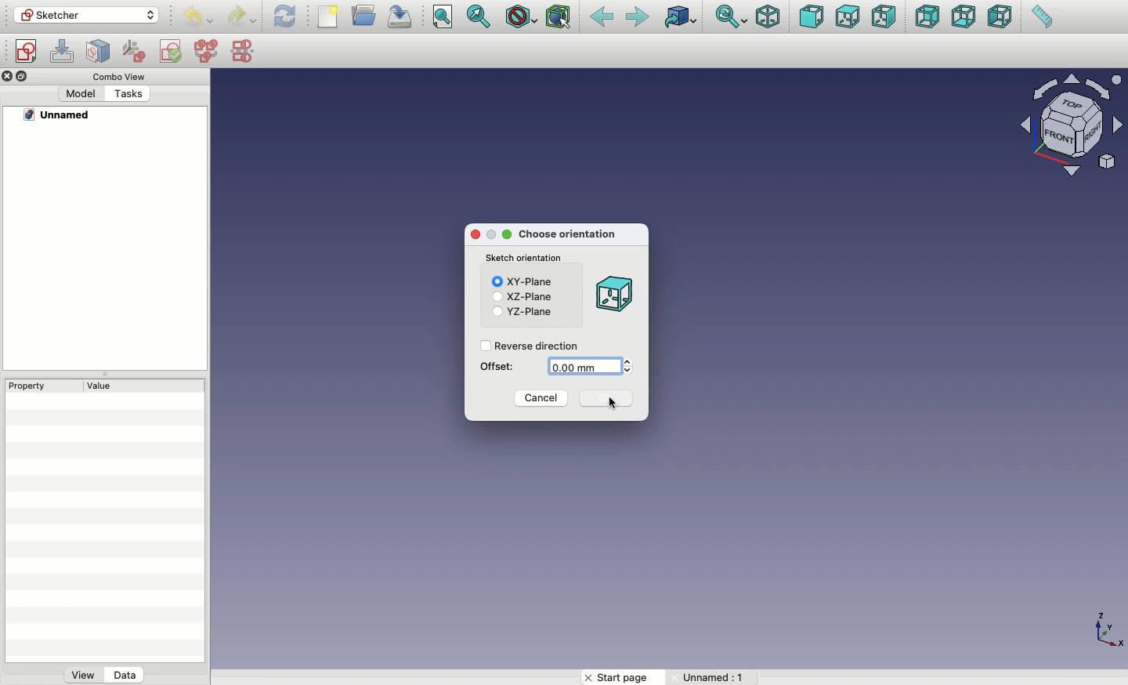 This screenshot has height=685, width=1128. I want to click on Sketcher, so click(87, 16).